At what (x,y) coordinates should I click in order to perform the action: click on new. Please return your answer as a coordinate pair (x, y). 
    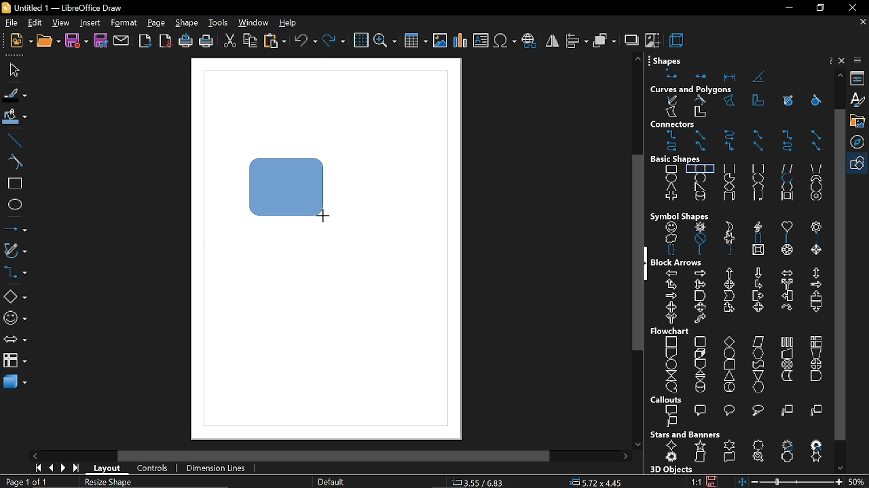
    Looking at the image, I should click on (18, 41).